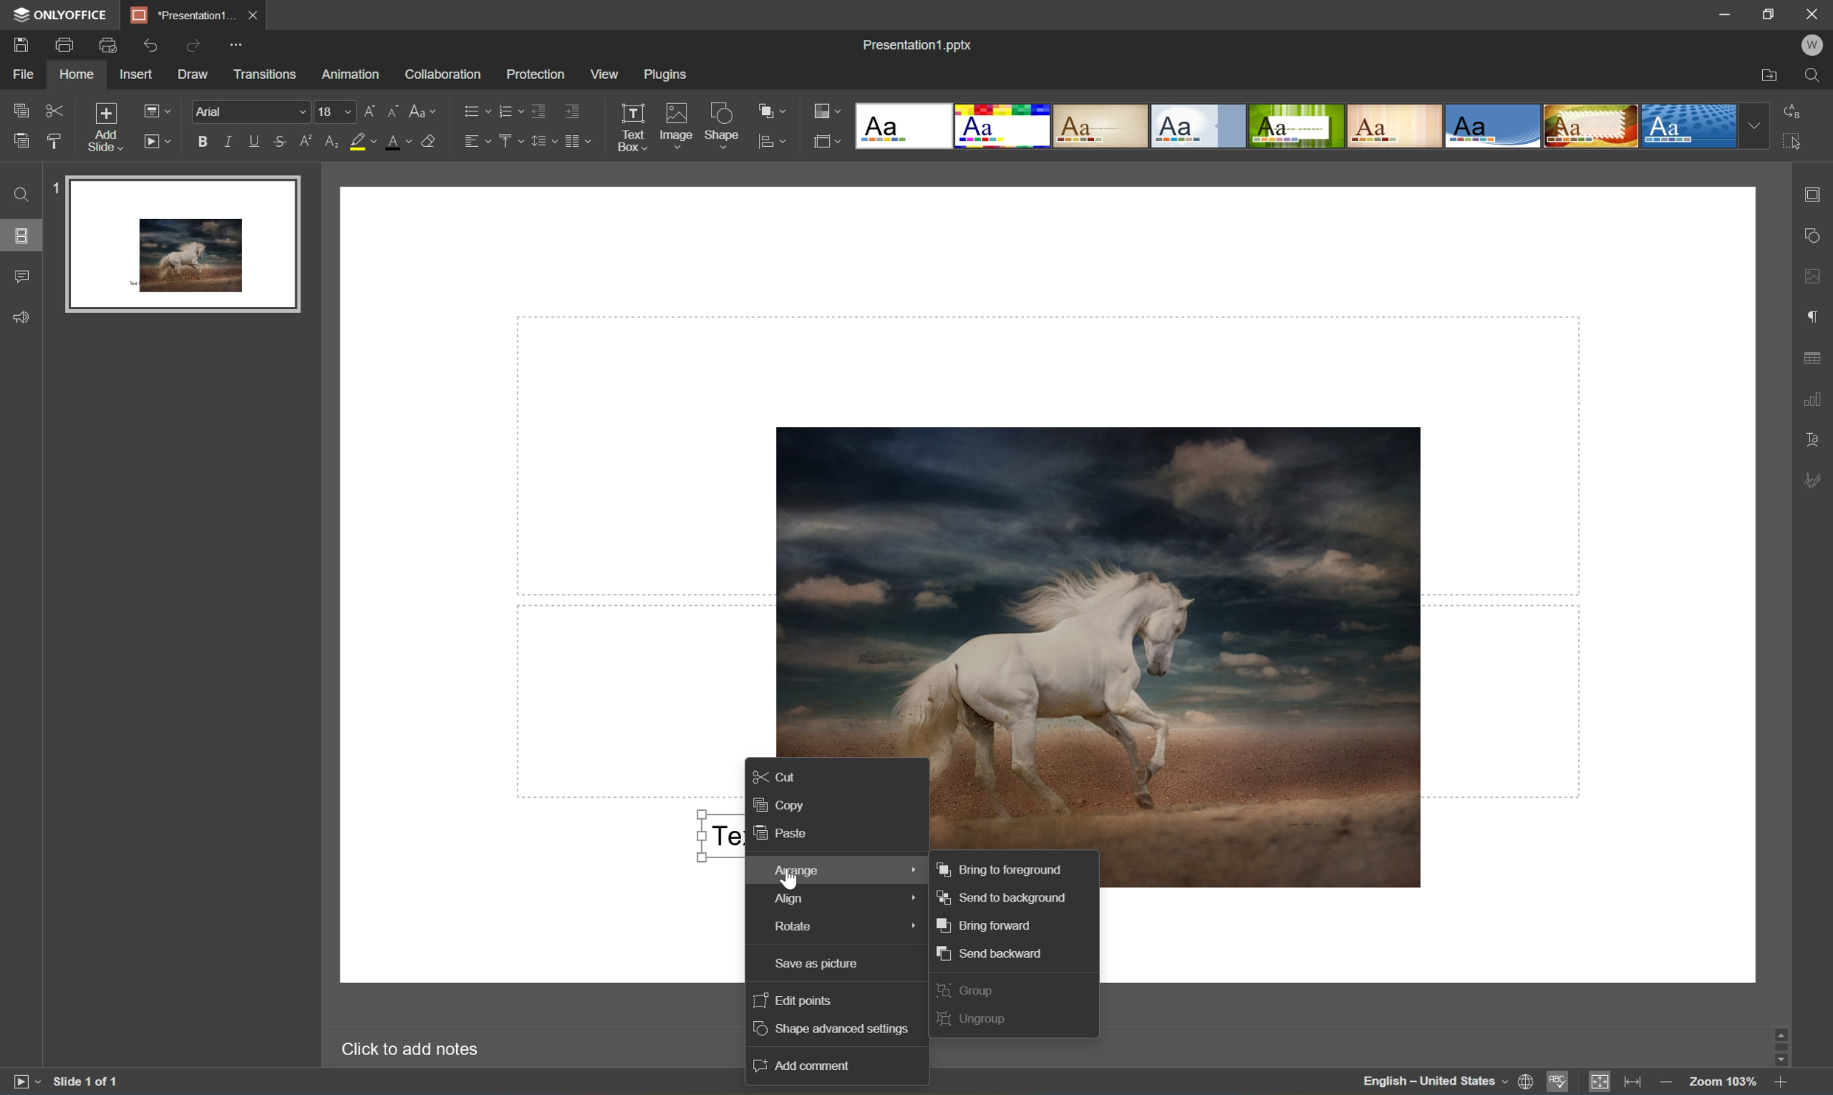  I want to click on Start slideshow, so click(155, 142).